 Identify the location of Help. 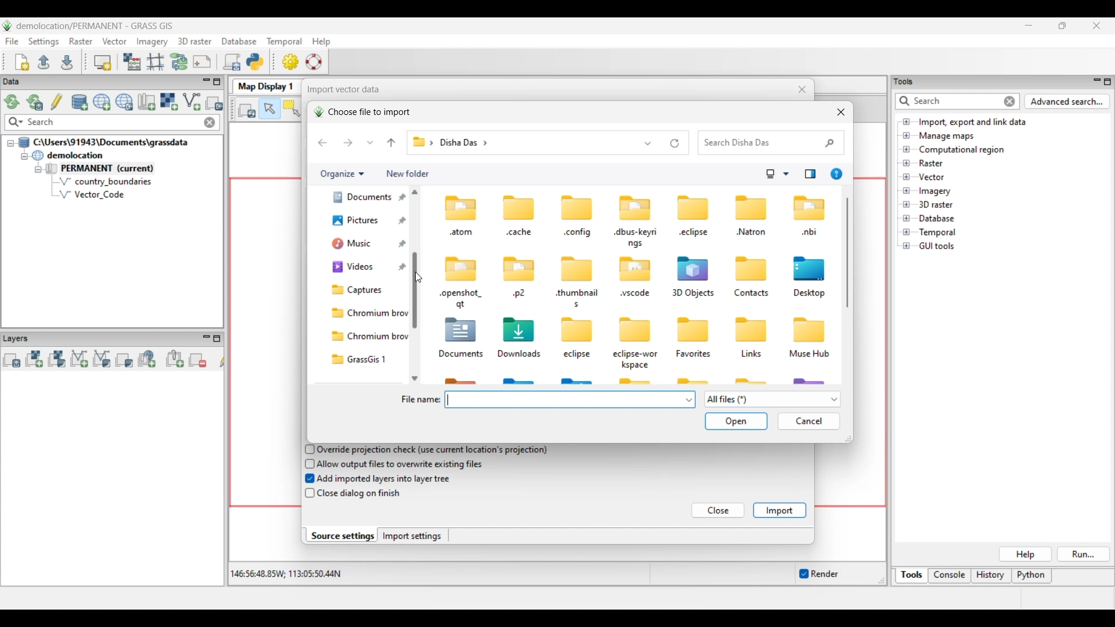
(1025, 554).